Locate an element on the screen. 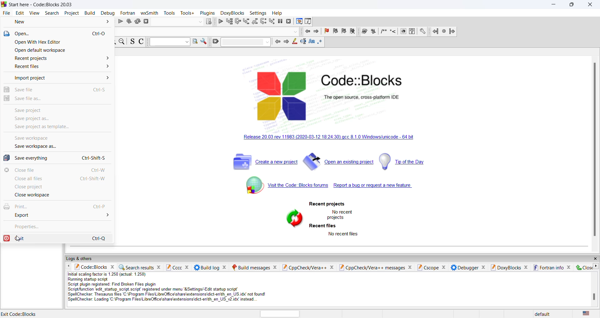  fortran is located at coordinates (128, 12).